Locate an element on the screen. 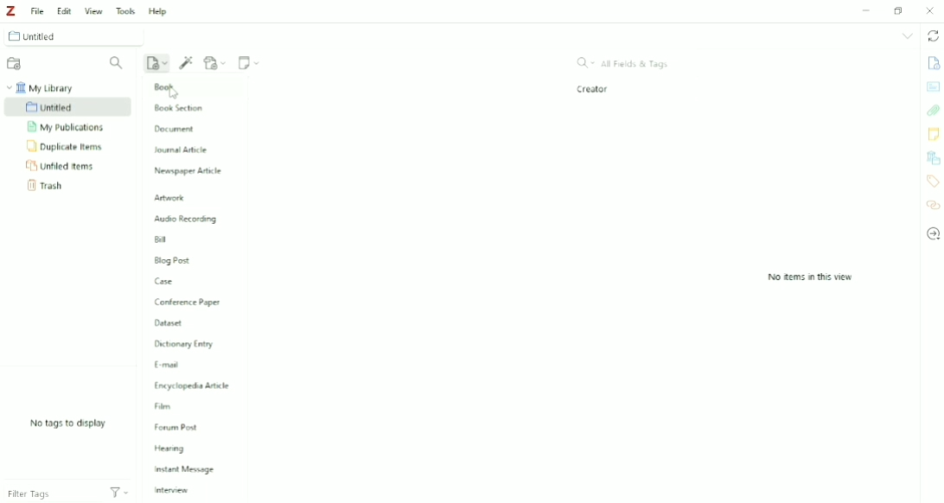 This screenshot has width=944, height=503. Abstract is located at coordinates (933, 86).